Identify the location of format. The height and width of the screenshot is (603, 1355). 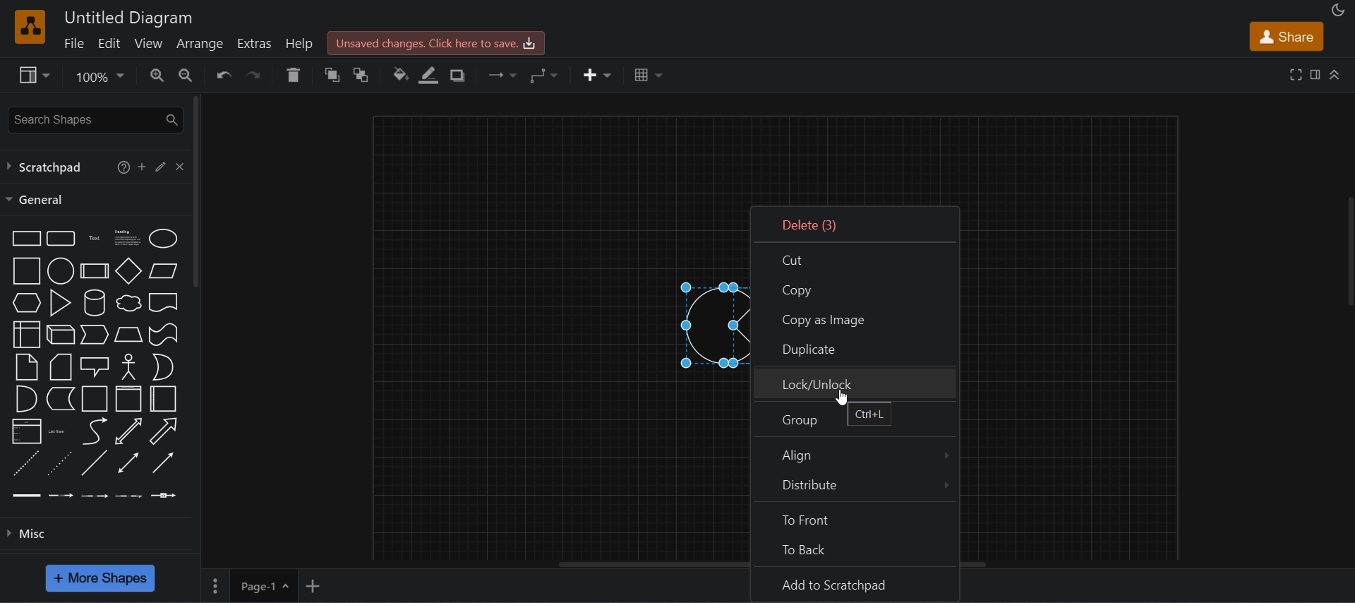
(1318, 77).